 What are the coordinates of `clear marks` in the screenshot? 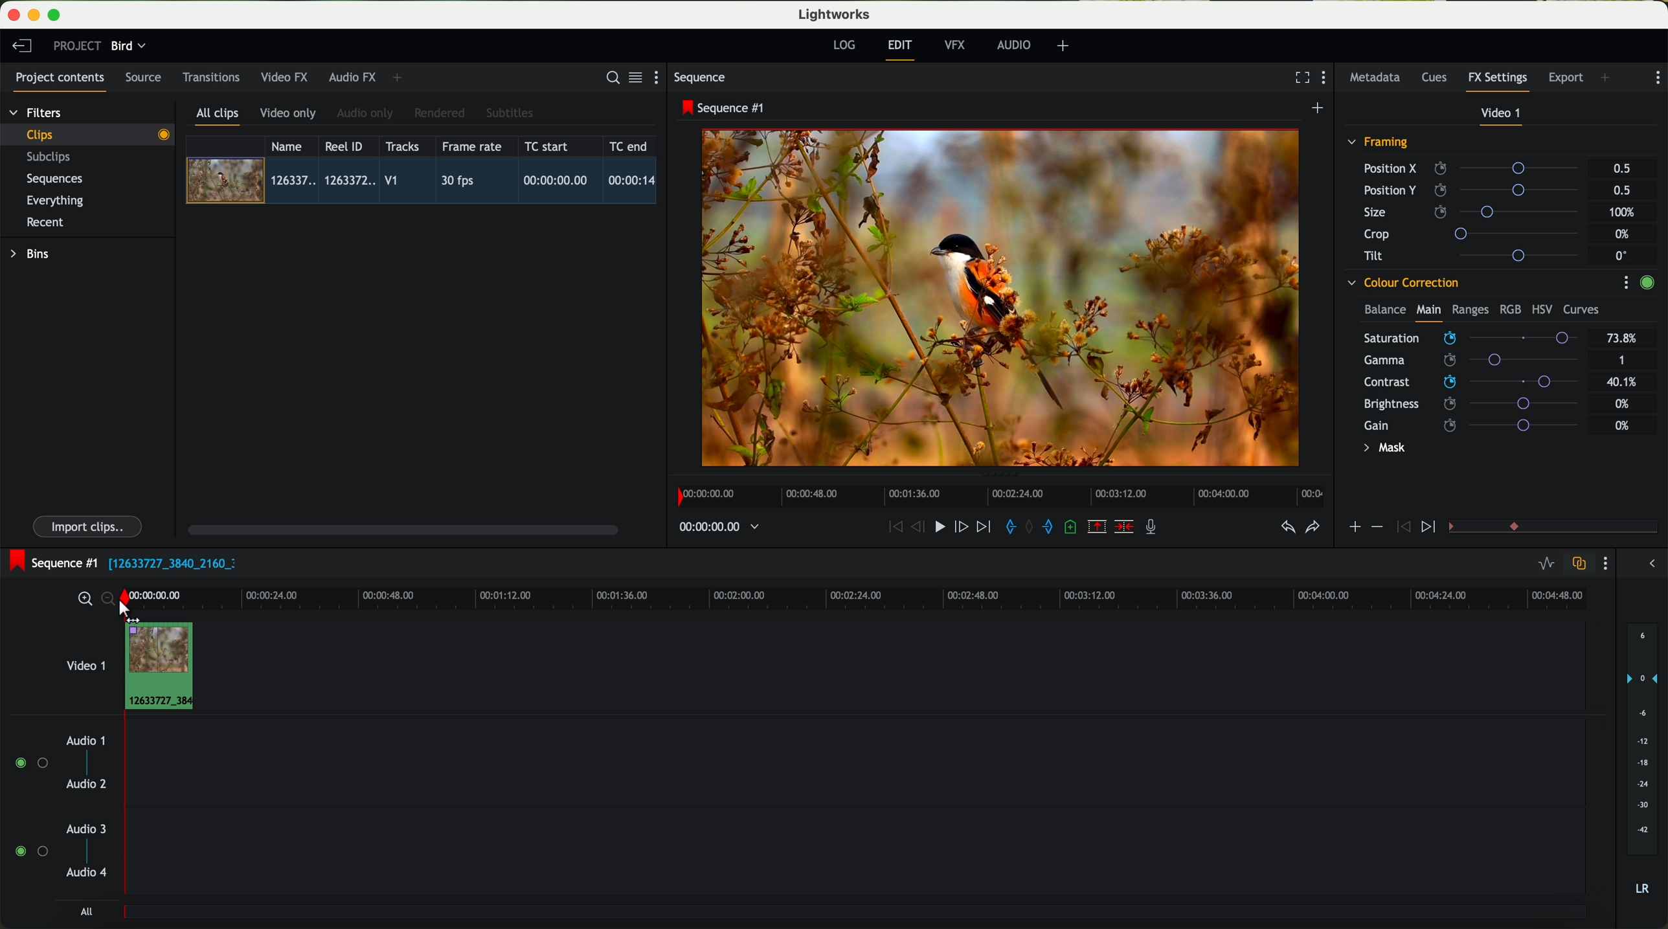 It's located at (1030, 527).